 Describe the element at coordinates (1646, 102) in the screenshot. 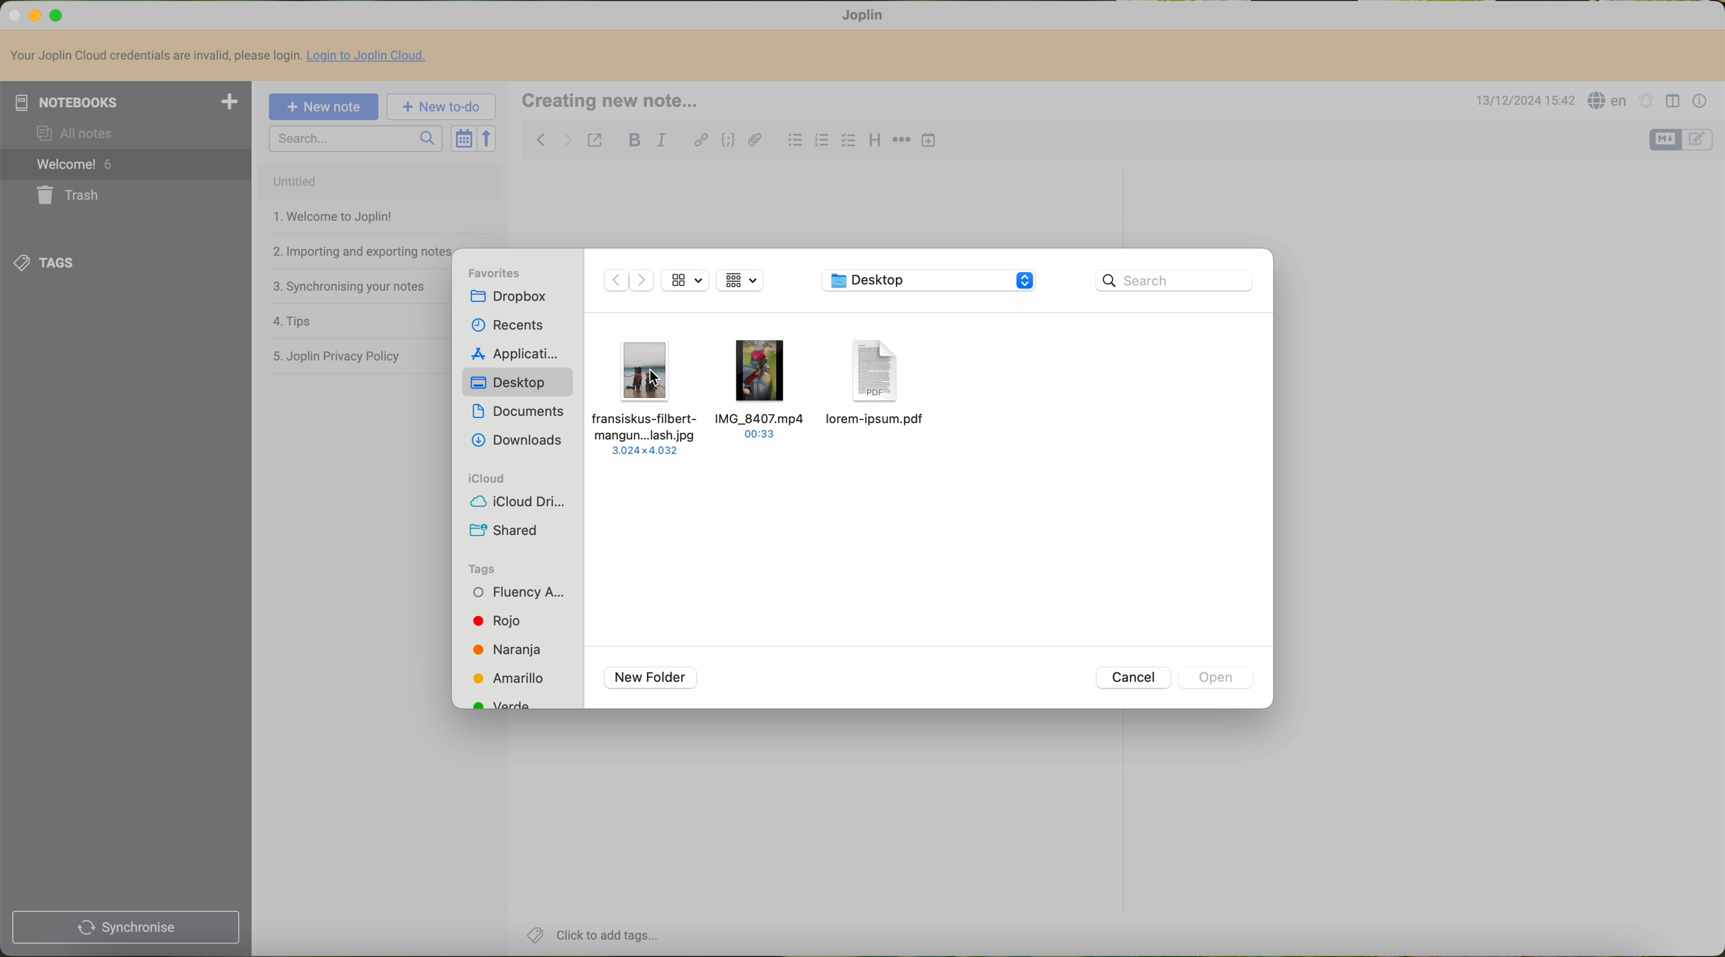

I see `set alarm` at that location.